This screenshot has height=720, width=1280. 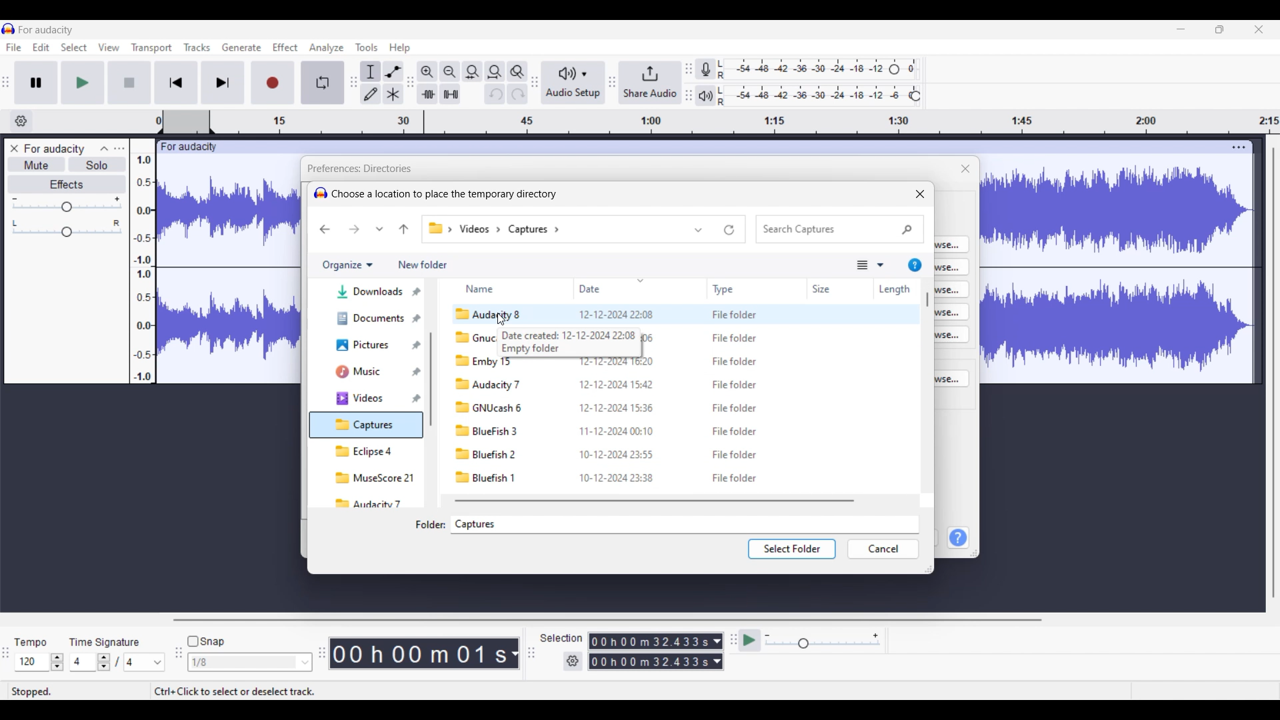 What do you see at coordinates (894, 69) in the screenshot?
I see `Header to change recording level` at bounding box center [894, 69].